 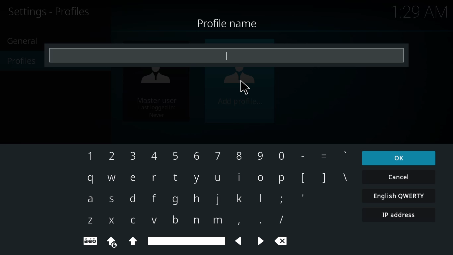 I want to click on text format, so click(x=88, y=241).